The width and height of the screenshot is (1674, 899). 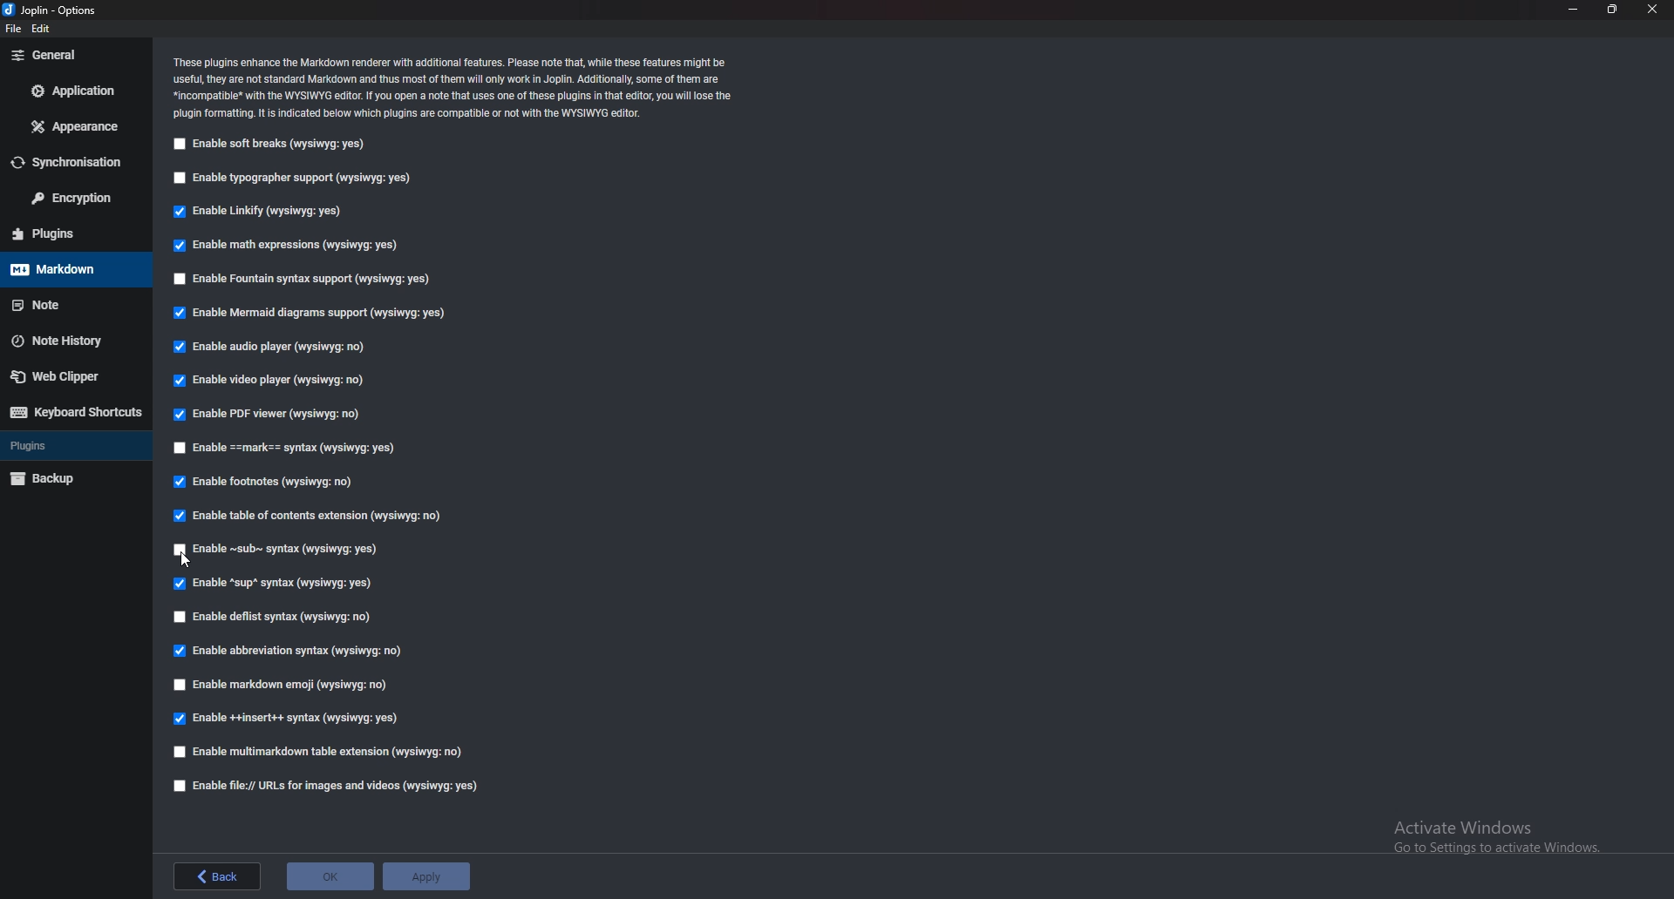 What do you see at coordinates (70, 445) in the screenshot?
I see `Plugins` at bounding box center [70, 445].